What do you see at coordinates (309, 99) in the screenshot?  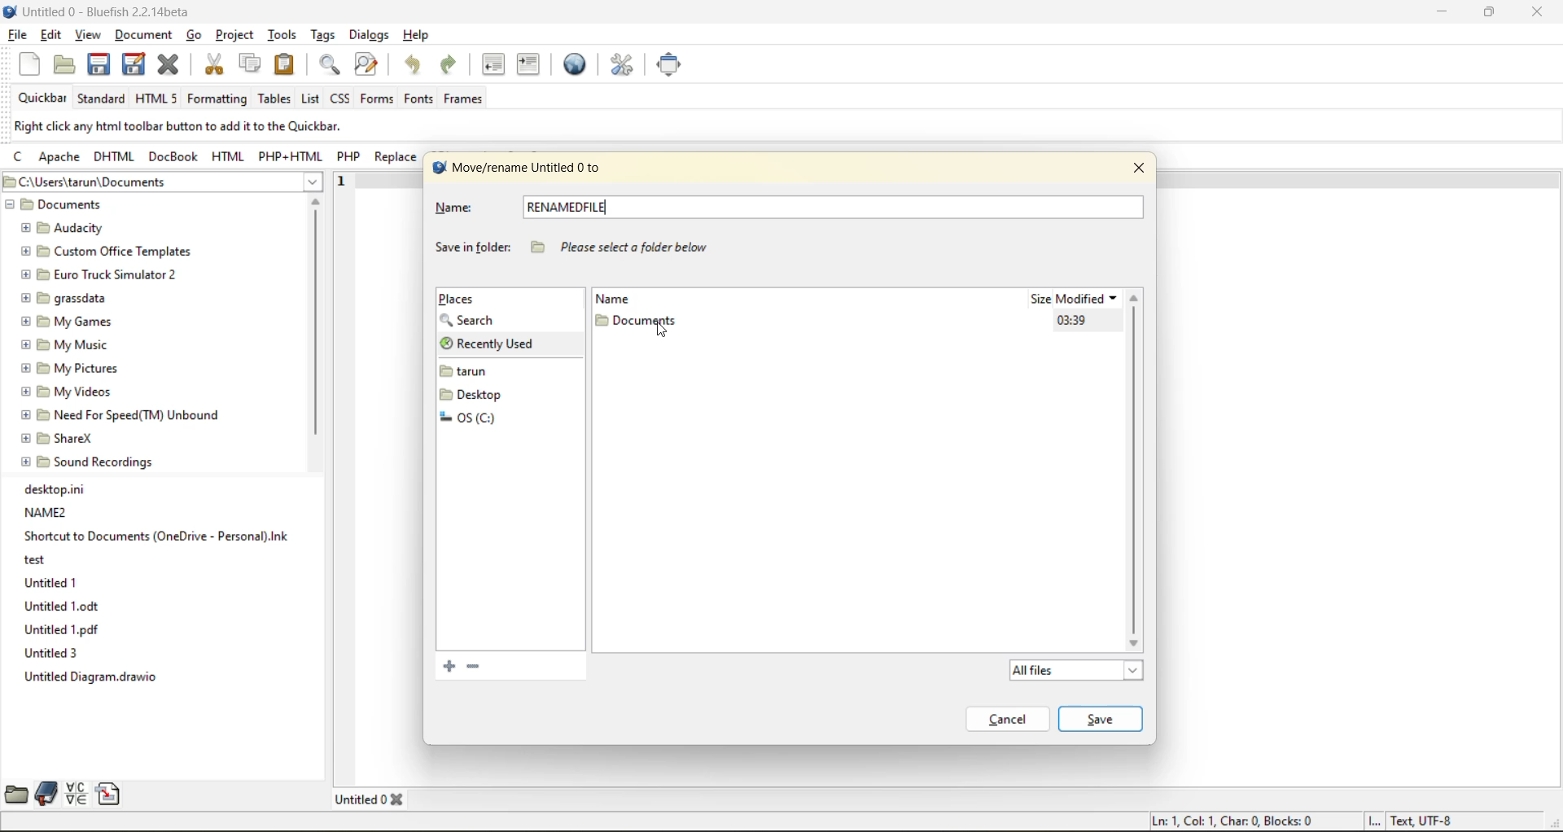 I see `list` at bounding box center [309, 99].